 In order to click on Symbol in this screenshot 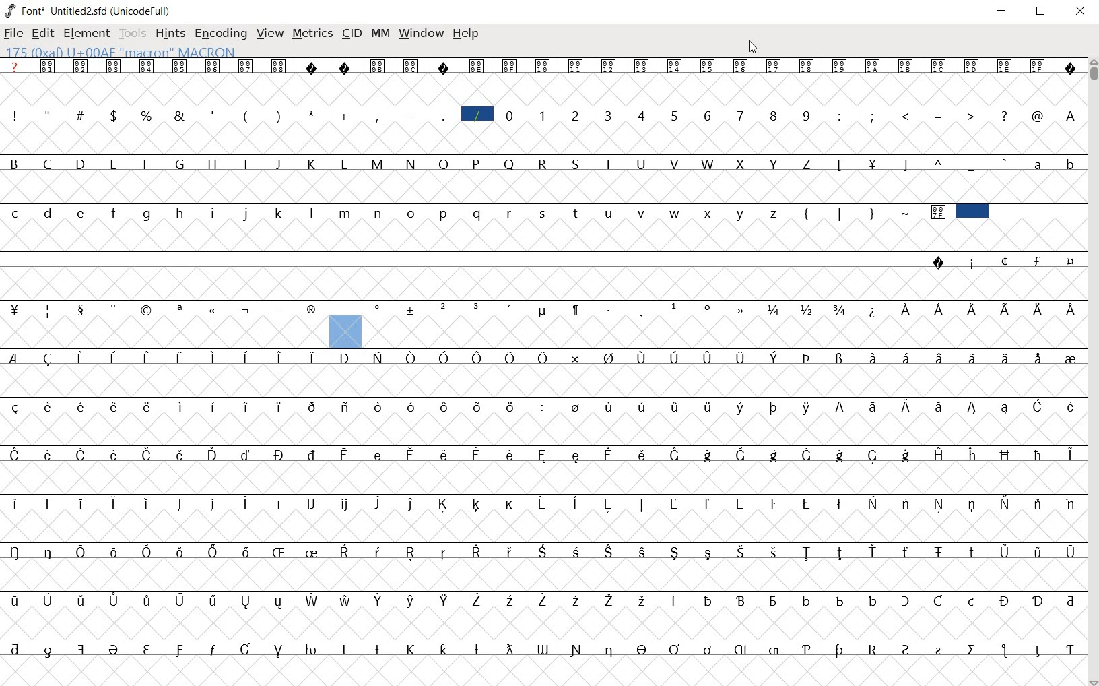, I will do `click(940, 309)`.